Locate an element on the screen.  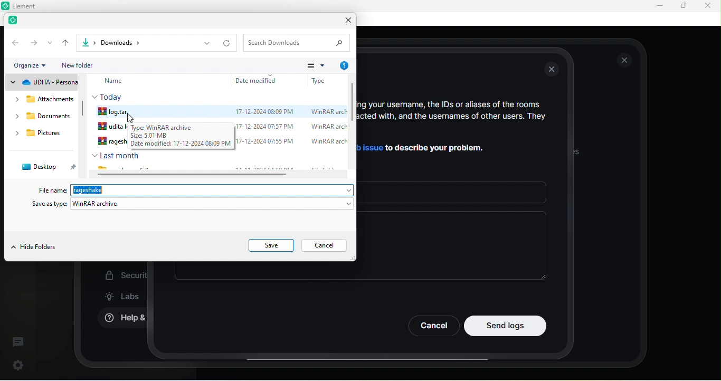
udita personal is located at coordinates (42, 82).